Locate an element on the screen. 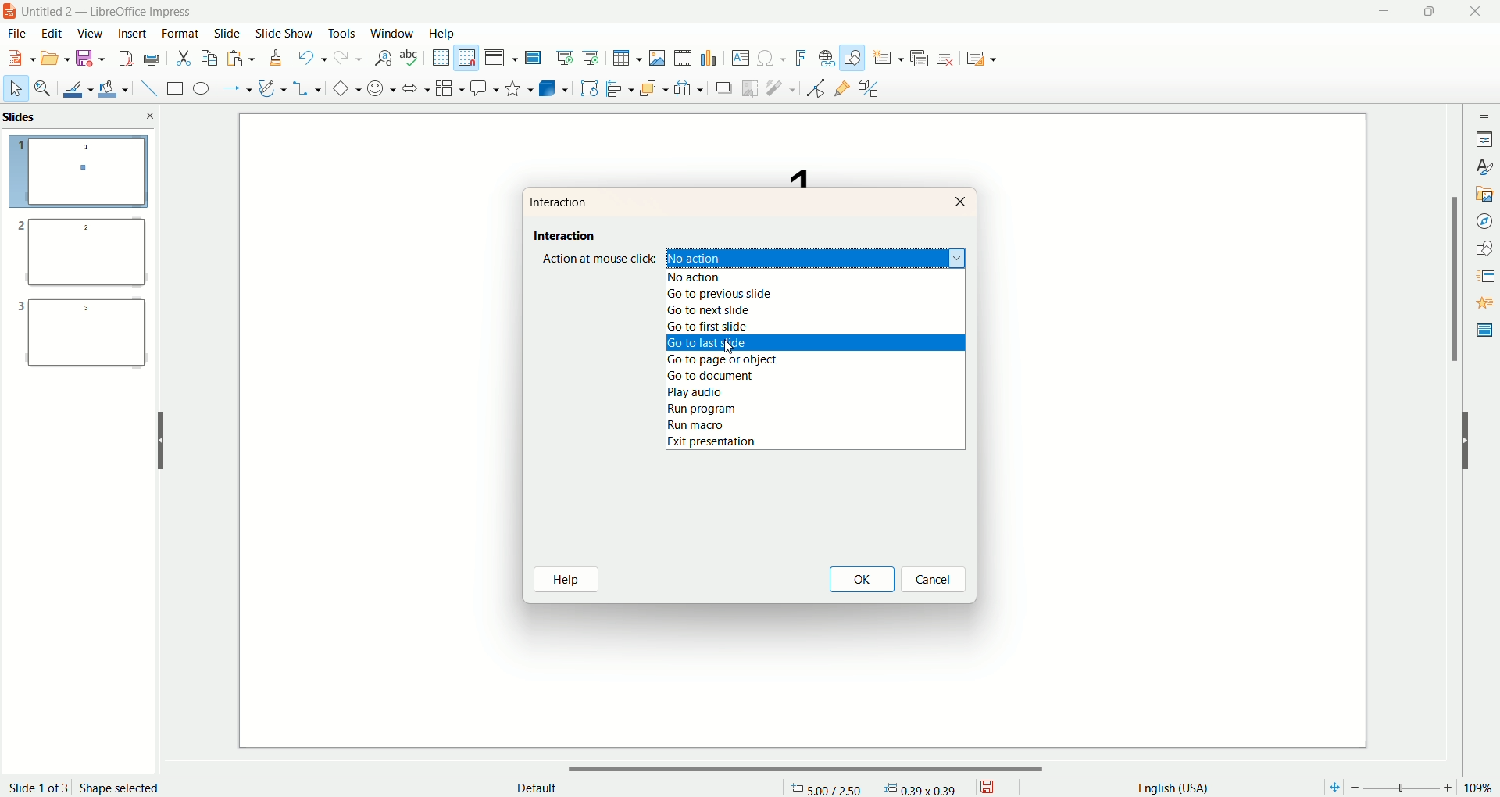 The width and height of the screenshot is (1500, 797). default is located at coordinates (535, 786).